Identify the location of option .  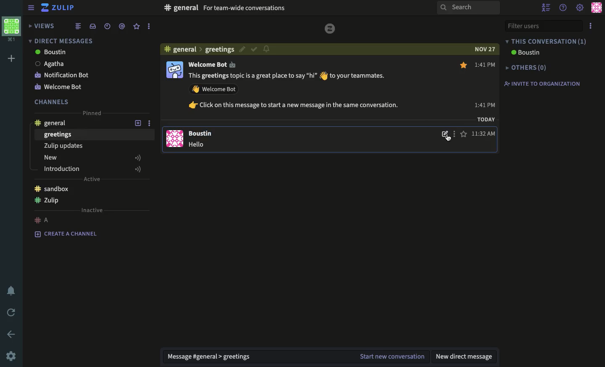
(454, 136).